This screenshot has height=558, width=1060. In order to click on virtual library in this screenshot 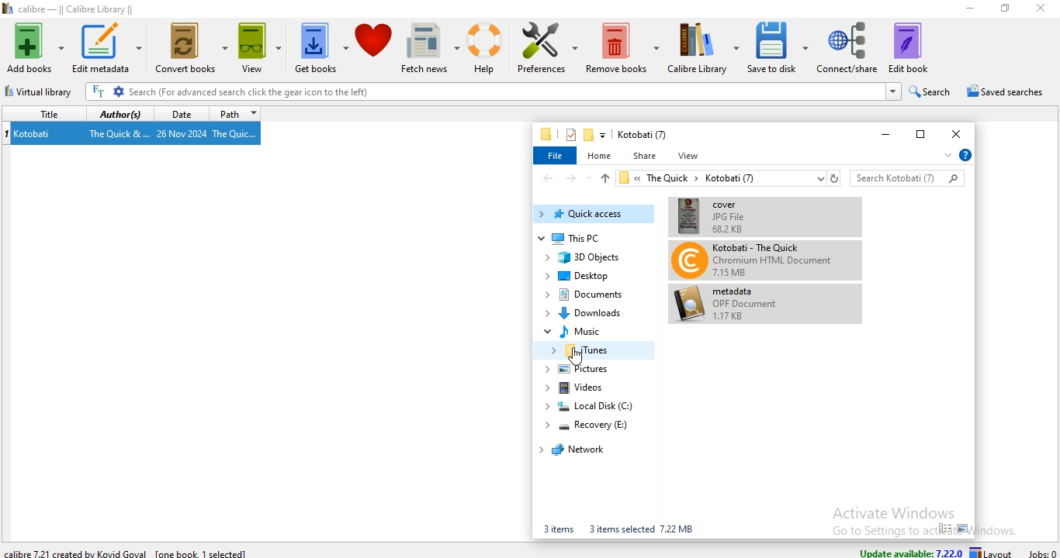, I will do `click(42, 94)`.